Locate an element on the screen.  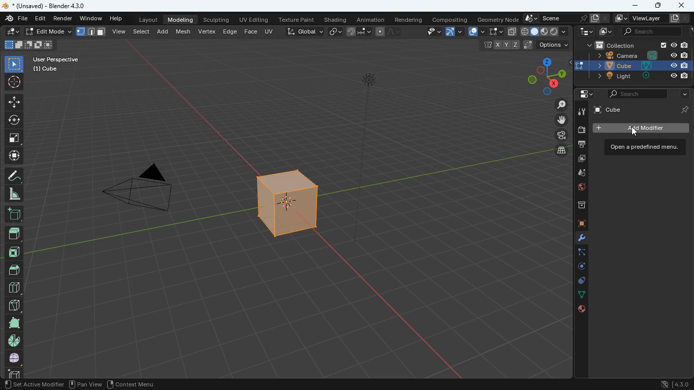
close app is located at coordinates (681, 5).